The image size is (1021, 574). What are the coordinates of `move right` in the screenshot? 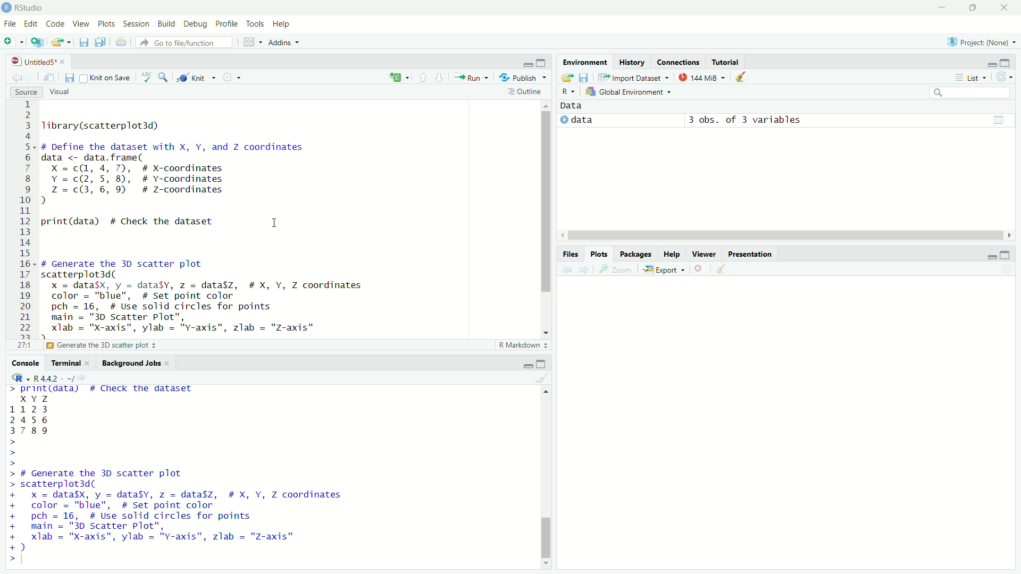 It's located at (1011, 234).